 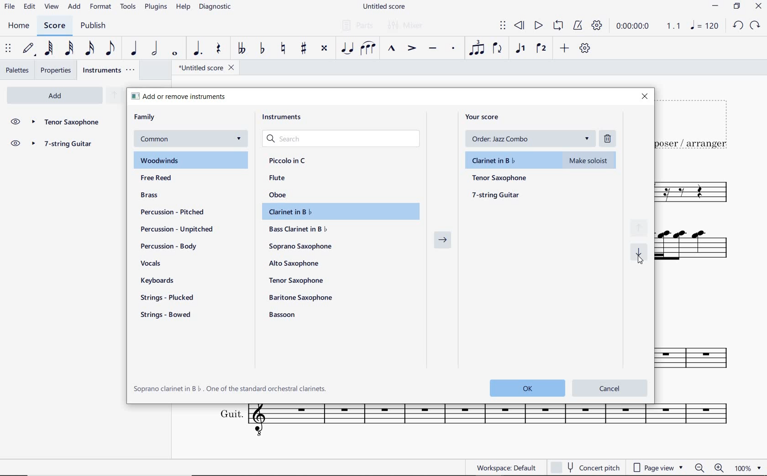 What do you see at coordinates (299, 229) in the screenshot?
I see `bass clarinet in b` at bounding box center [299, 229].